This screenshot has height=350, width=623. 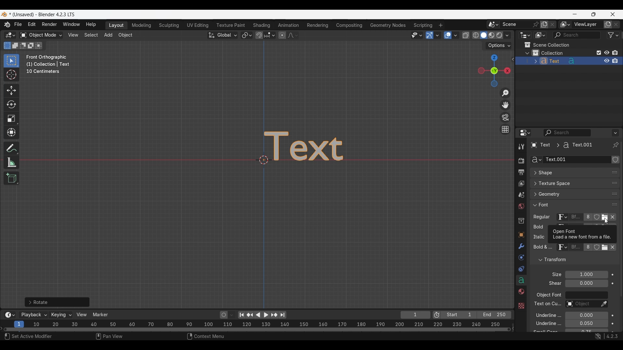 What do you see at coordinates (615, 182) in the screenshot?
I see `change position` at bounding box center [615, 182].